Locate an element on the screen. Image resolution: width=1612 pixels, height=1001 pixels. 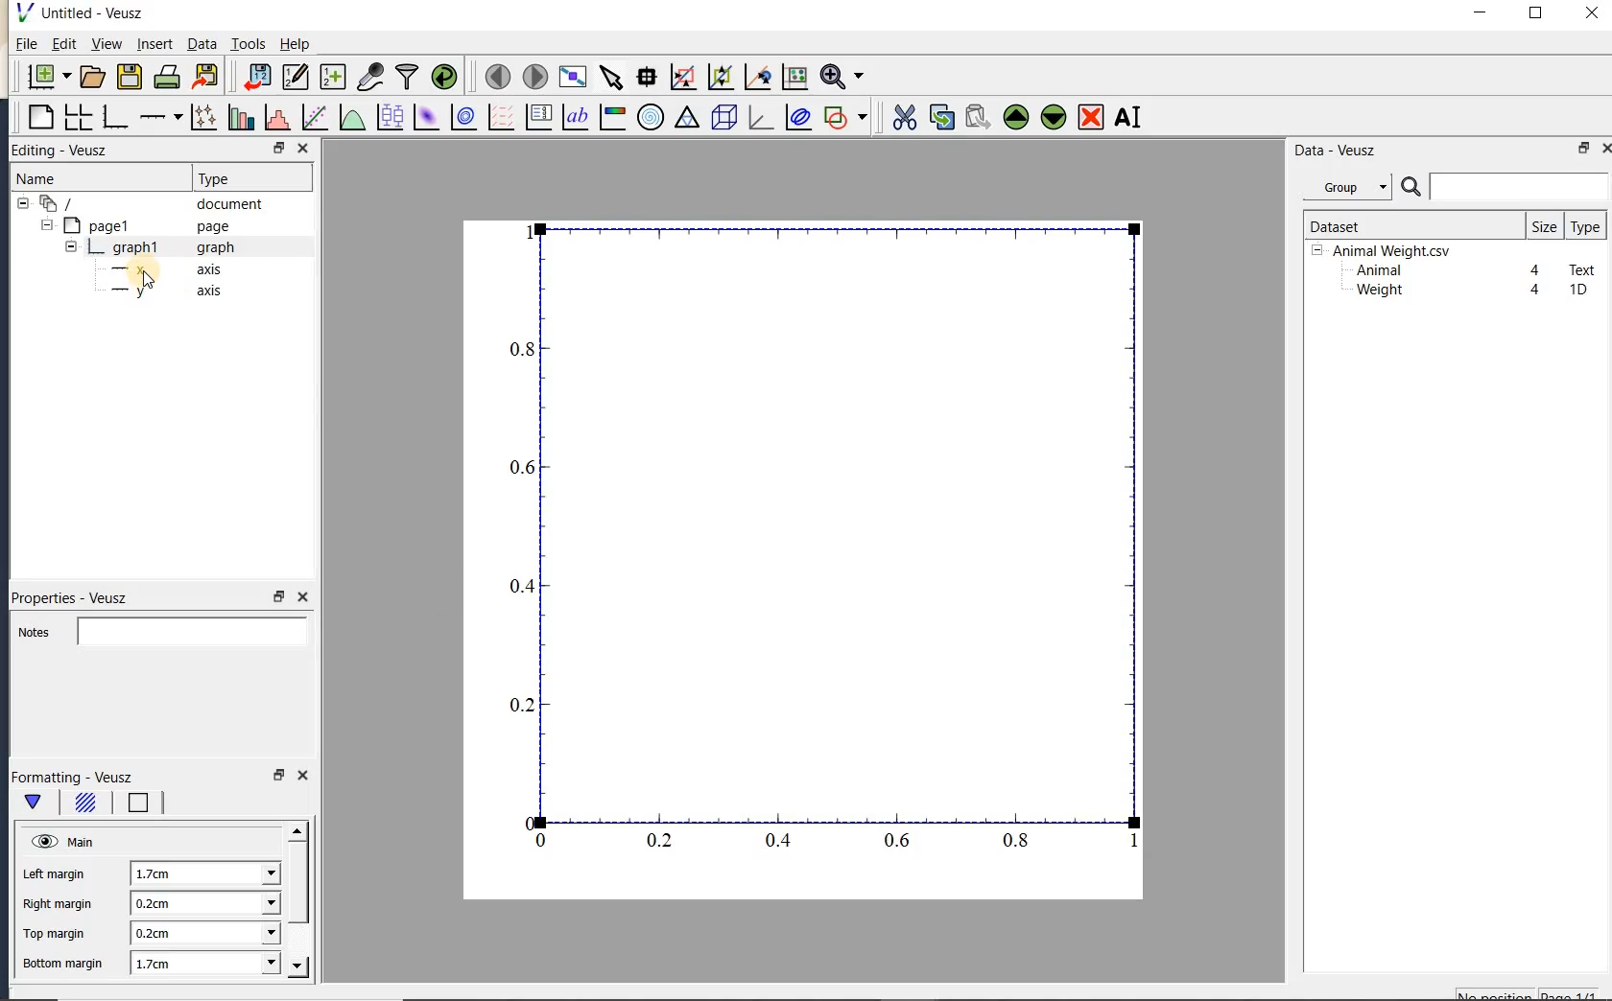
import data into Veusz is located at coordinates (257, 78).